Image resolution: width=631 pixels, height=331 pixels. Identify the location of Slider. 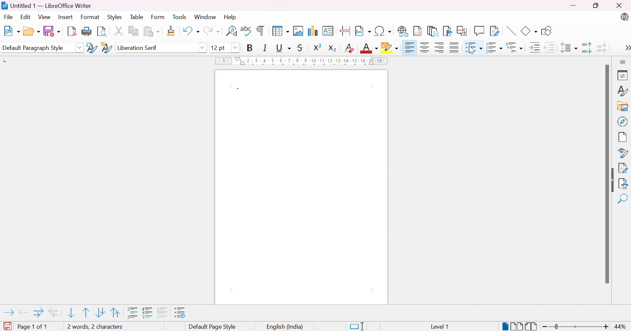
(556, 326).